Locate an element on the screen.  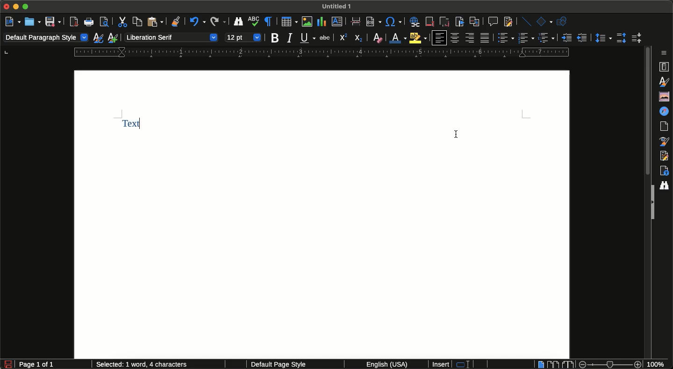
Paragraph style is located at coordinates (46, 38).